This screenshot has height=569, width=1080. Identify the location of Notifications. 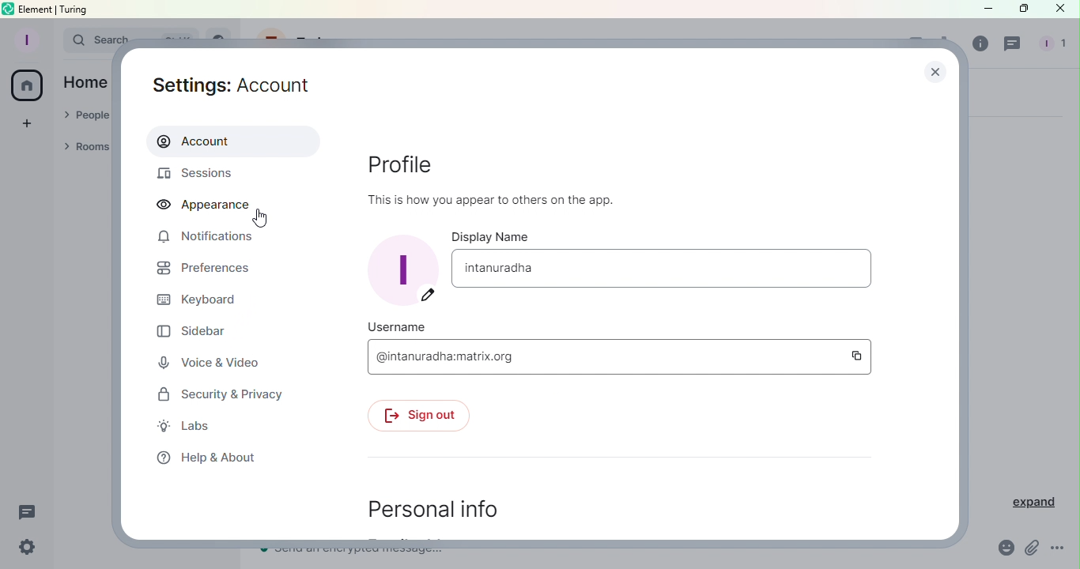
(206, 239).